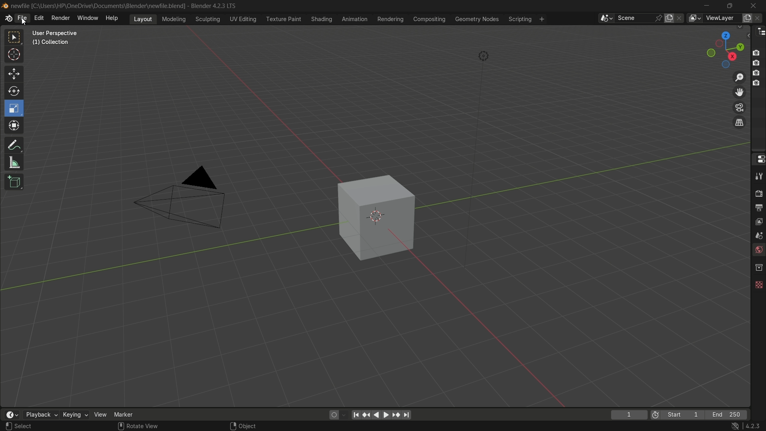 This screenshot has width=766, height=431. Describe the element at coordinates (739, 92) in the screenshot. I see `move view layer` at that location.